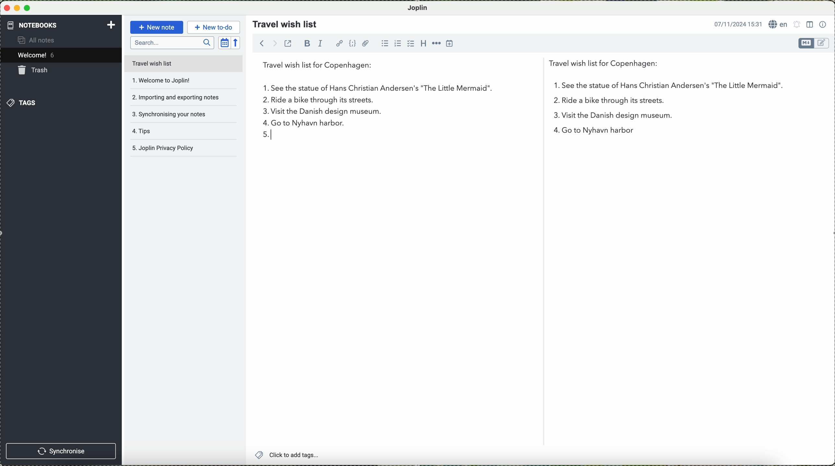 The width and height of the screenshot is (835, 466). I want to click on bulleted list, so click(386, 44).